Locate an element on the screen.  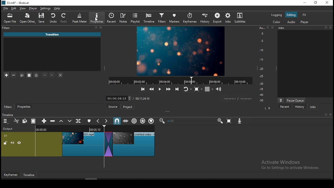
remove selected filters is located at coordinates (15, 75).